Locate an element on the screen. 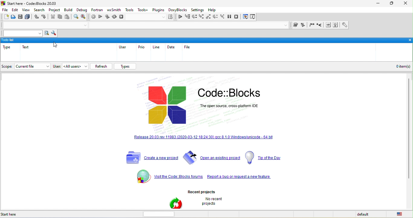  close is located at coordinates (405, 4).